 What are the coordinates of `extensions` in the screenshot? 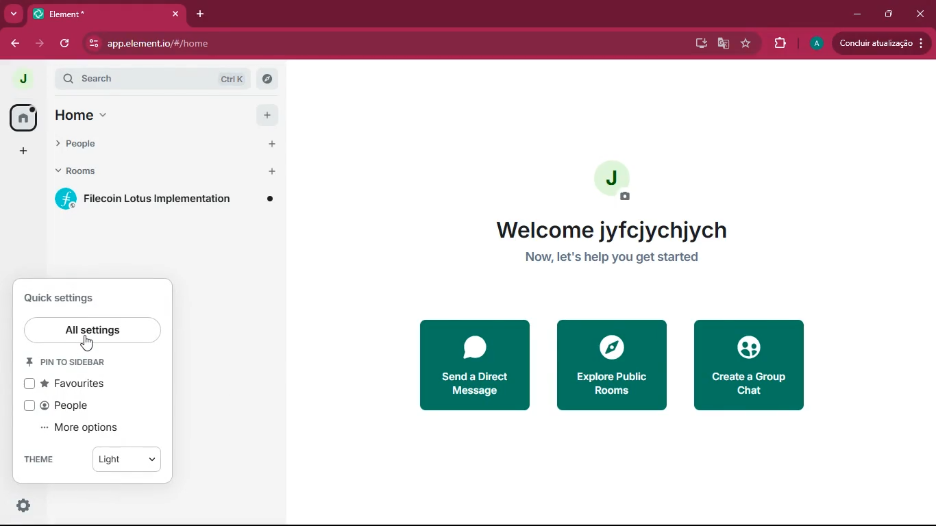 It's located at (778, 44).